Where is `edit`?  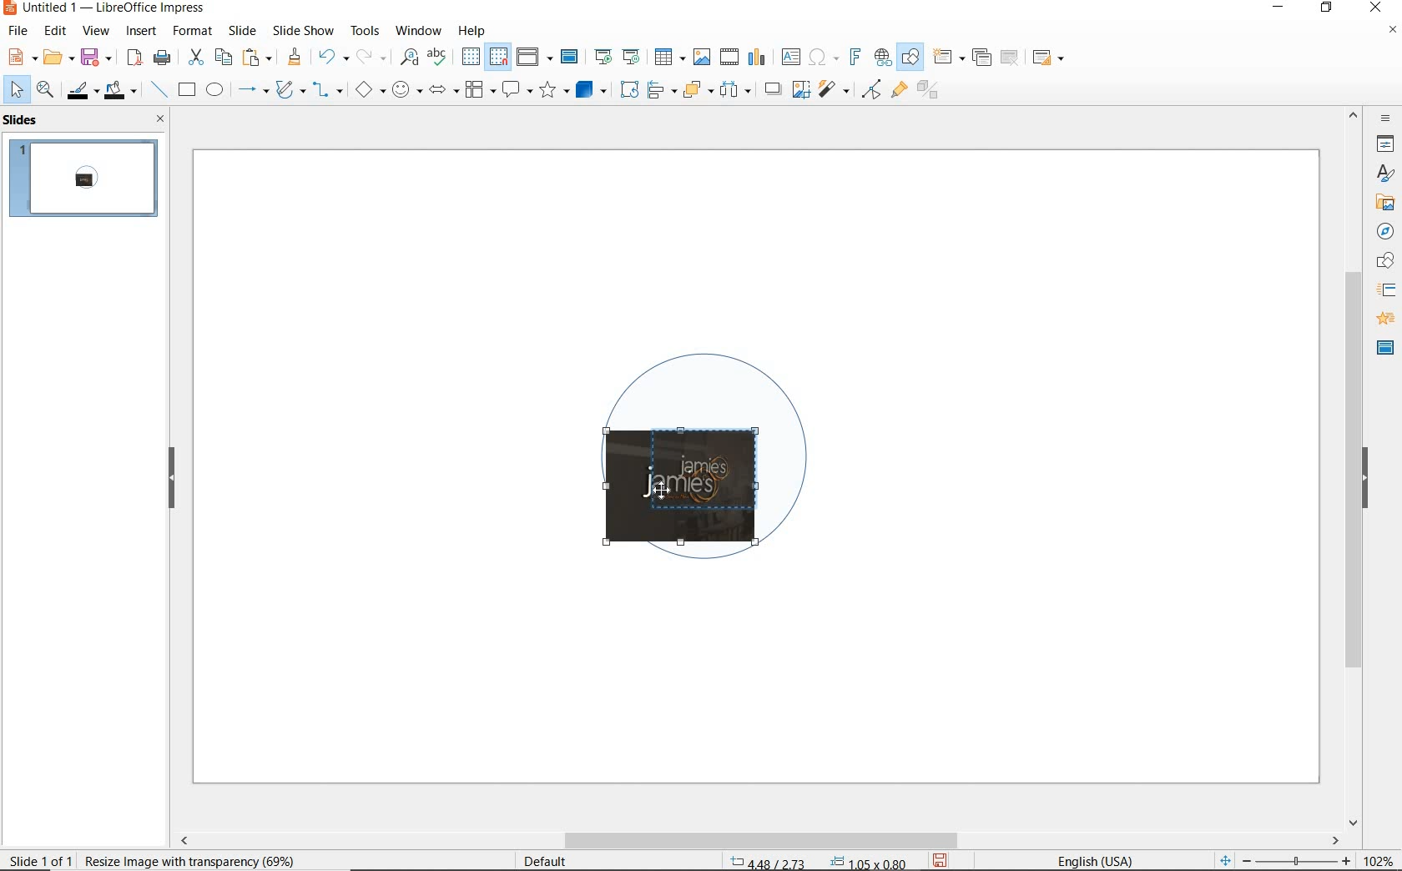 edit is located at coordinates (56, 31).